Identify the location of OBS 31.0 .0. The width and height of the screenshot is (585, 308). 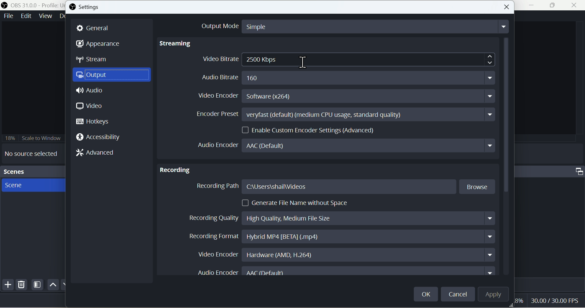
(32, 5).